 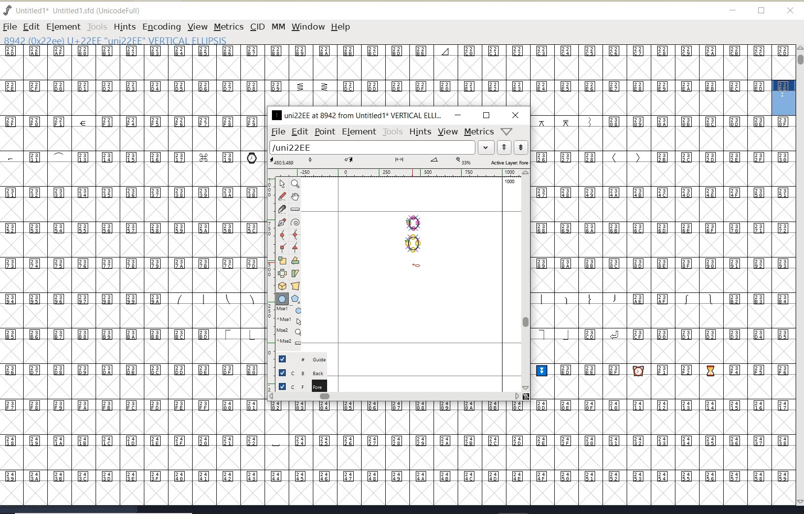 I want to click on skew the selection, so click(x=295, y=274).